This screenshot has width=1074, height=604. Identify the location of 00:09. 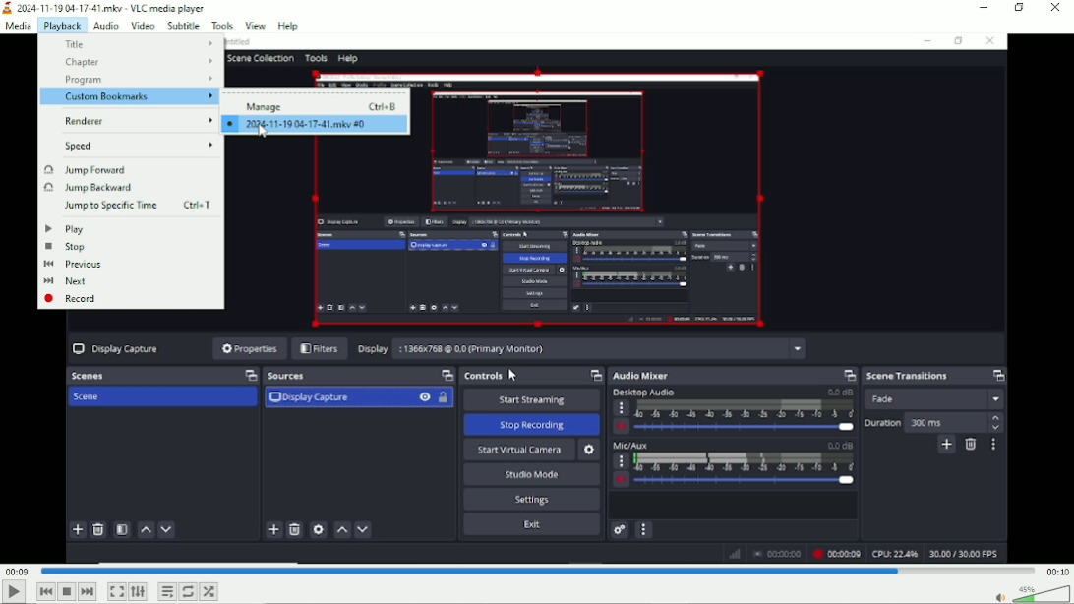
(18, 571).